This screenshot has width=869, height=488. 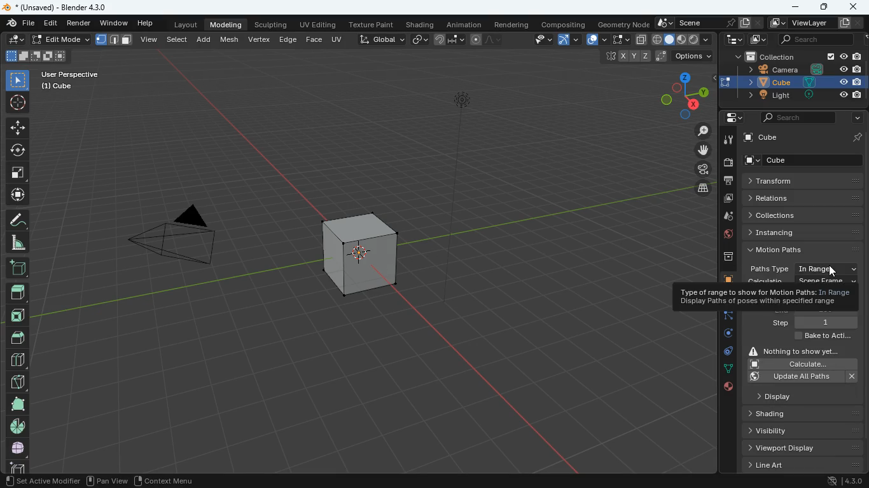 I want to click on cube, so click(x=805, y=137).